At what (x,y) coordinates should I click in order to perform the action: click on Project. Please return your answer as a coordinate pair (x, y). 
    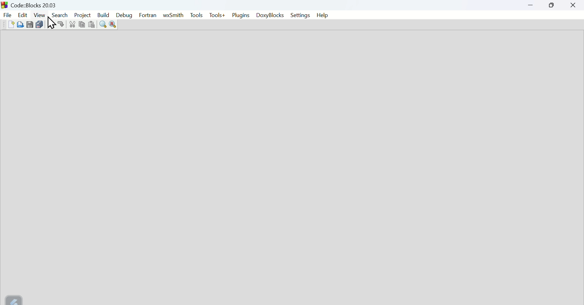
    Looking at the image, I should click on (82, 15).